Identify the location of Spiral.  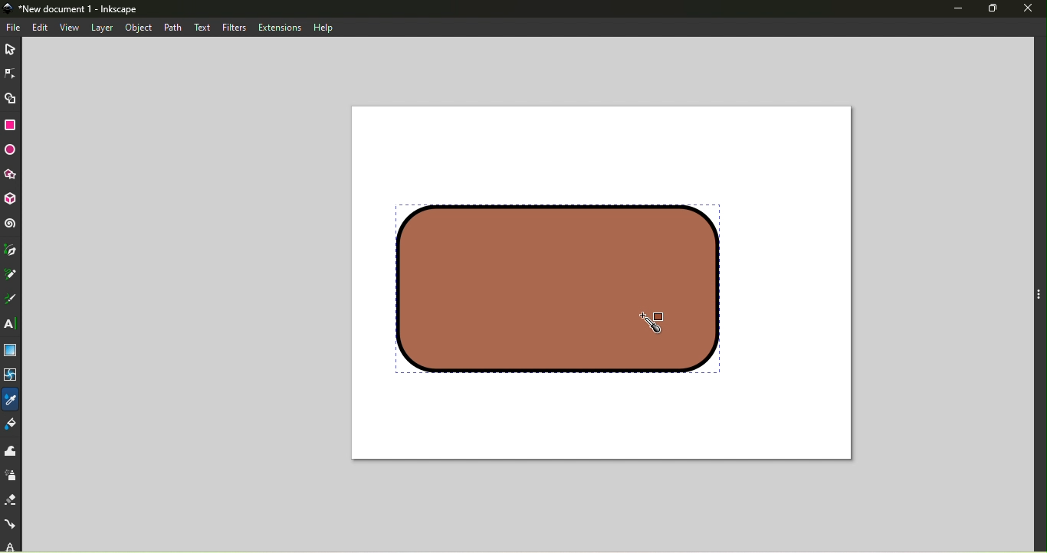
(12, 224).